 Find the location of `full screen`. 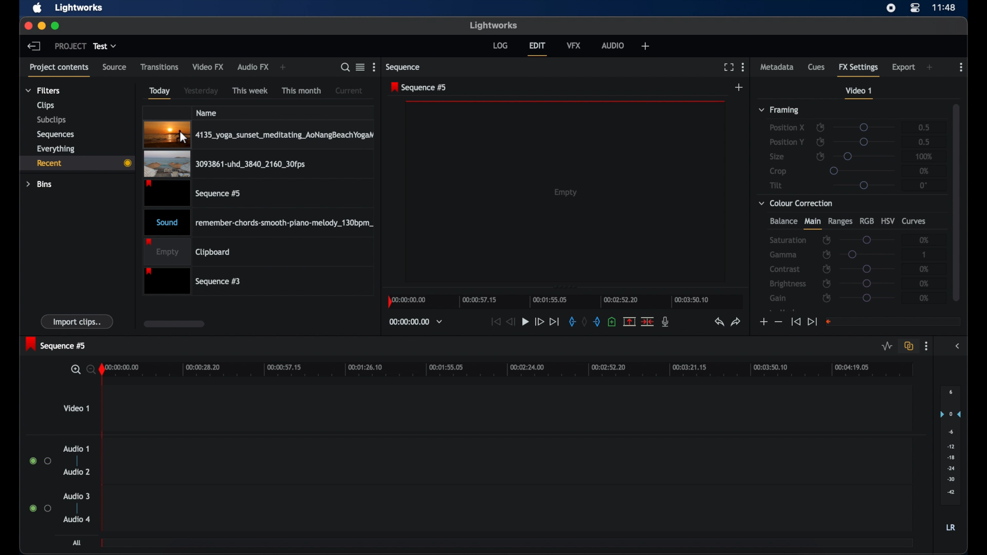

full screen is located at coordinates (728, 67).